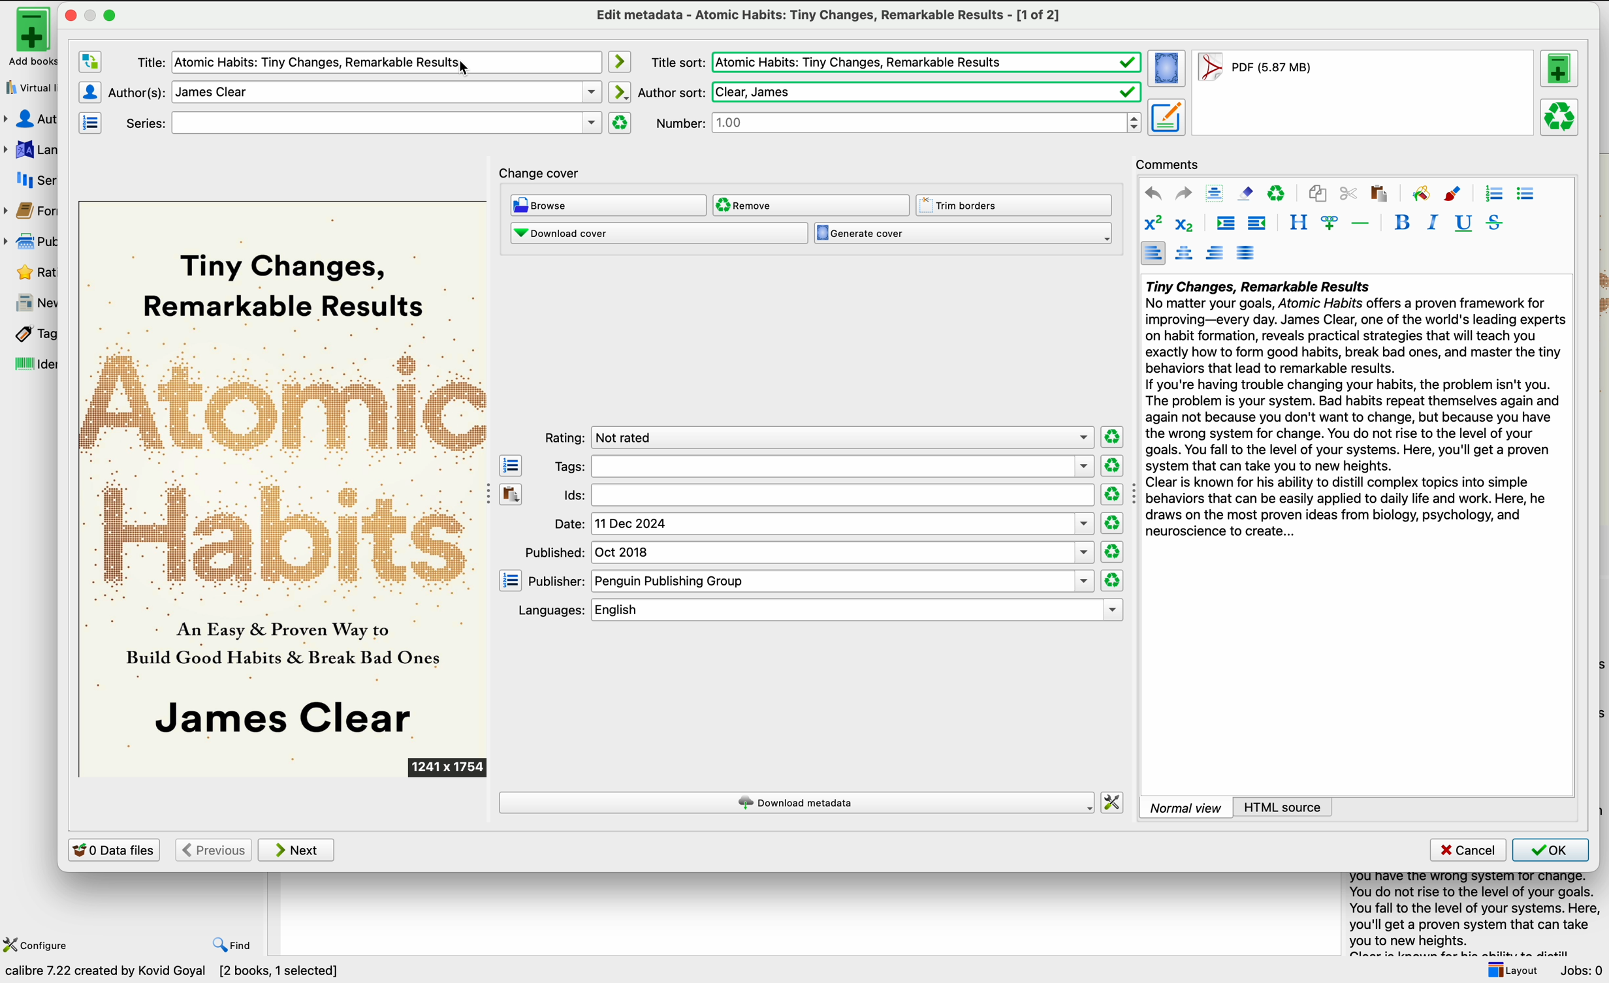 This screenshot has height=983, width=1609. What do you see at coordinates (26, 37) in the screenshot?
I see `add books` at bounding box center [26, 37].